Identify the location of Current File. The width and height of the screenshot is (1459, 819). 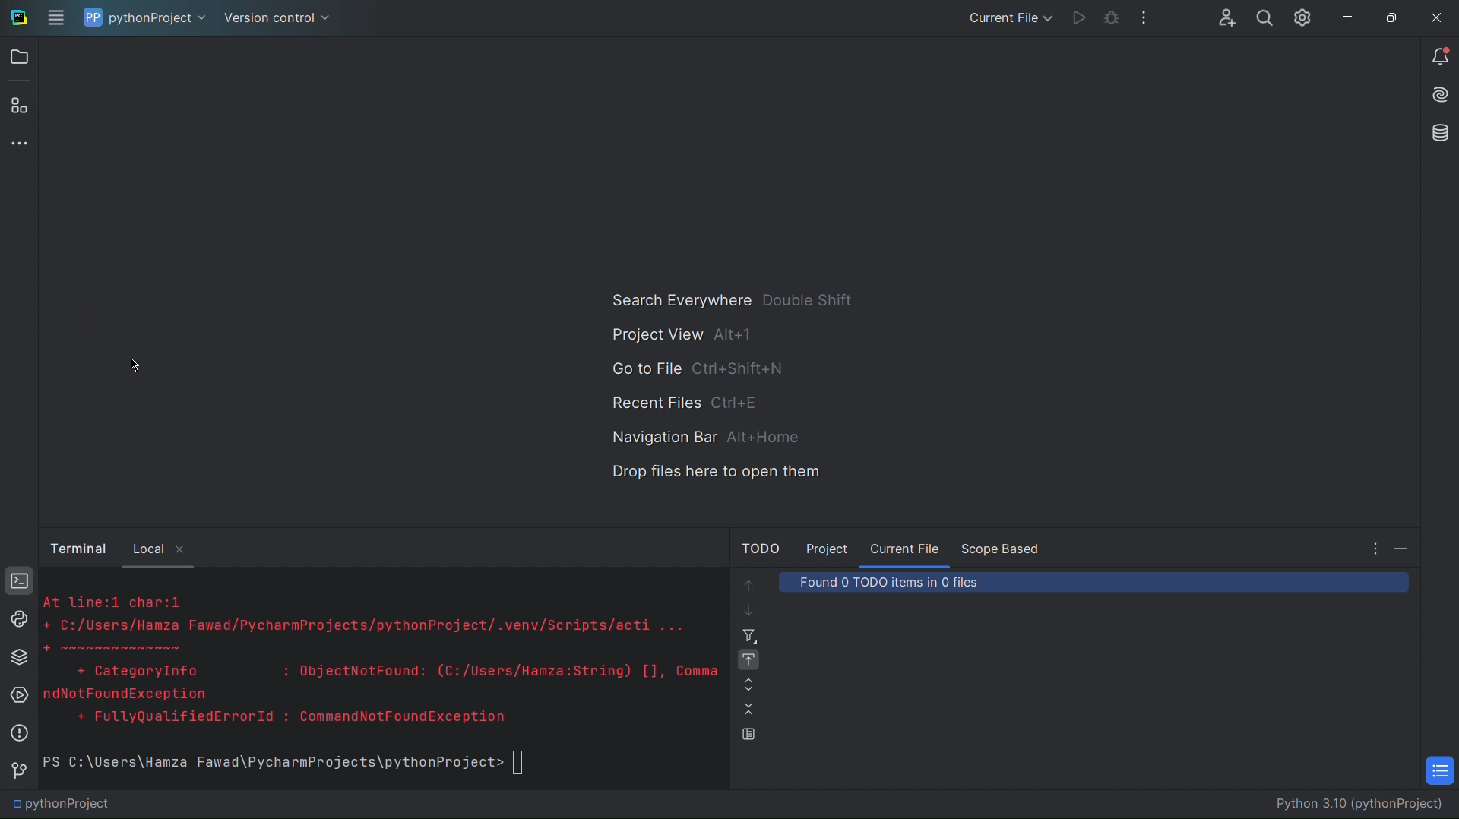
(906, 546).